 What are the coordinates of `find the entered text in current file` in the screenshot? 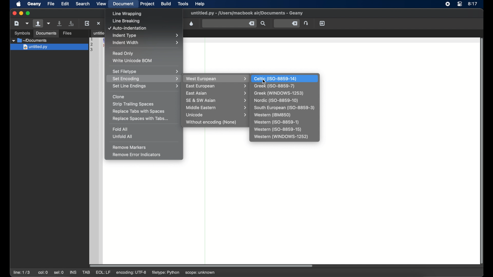 It's located at (229, 24).